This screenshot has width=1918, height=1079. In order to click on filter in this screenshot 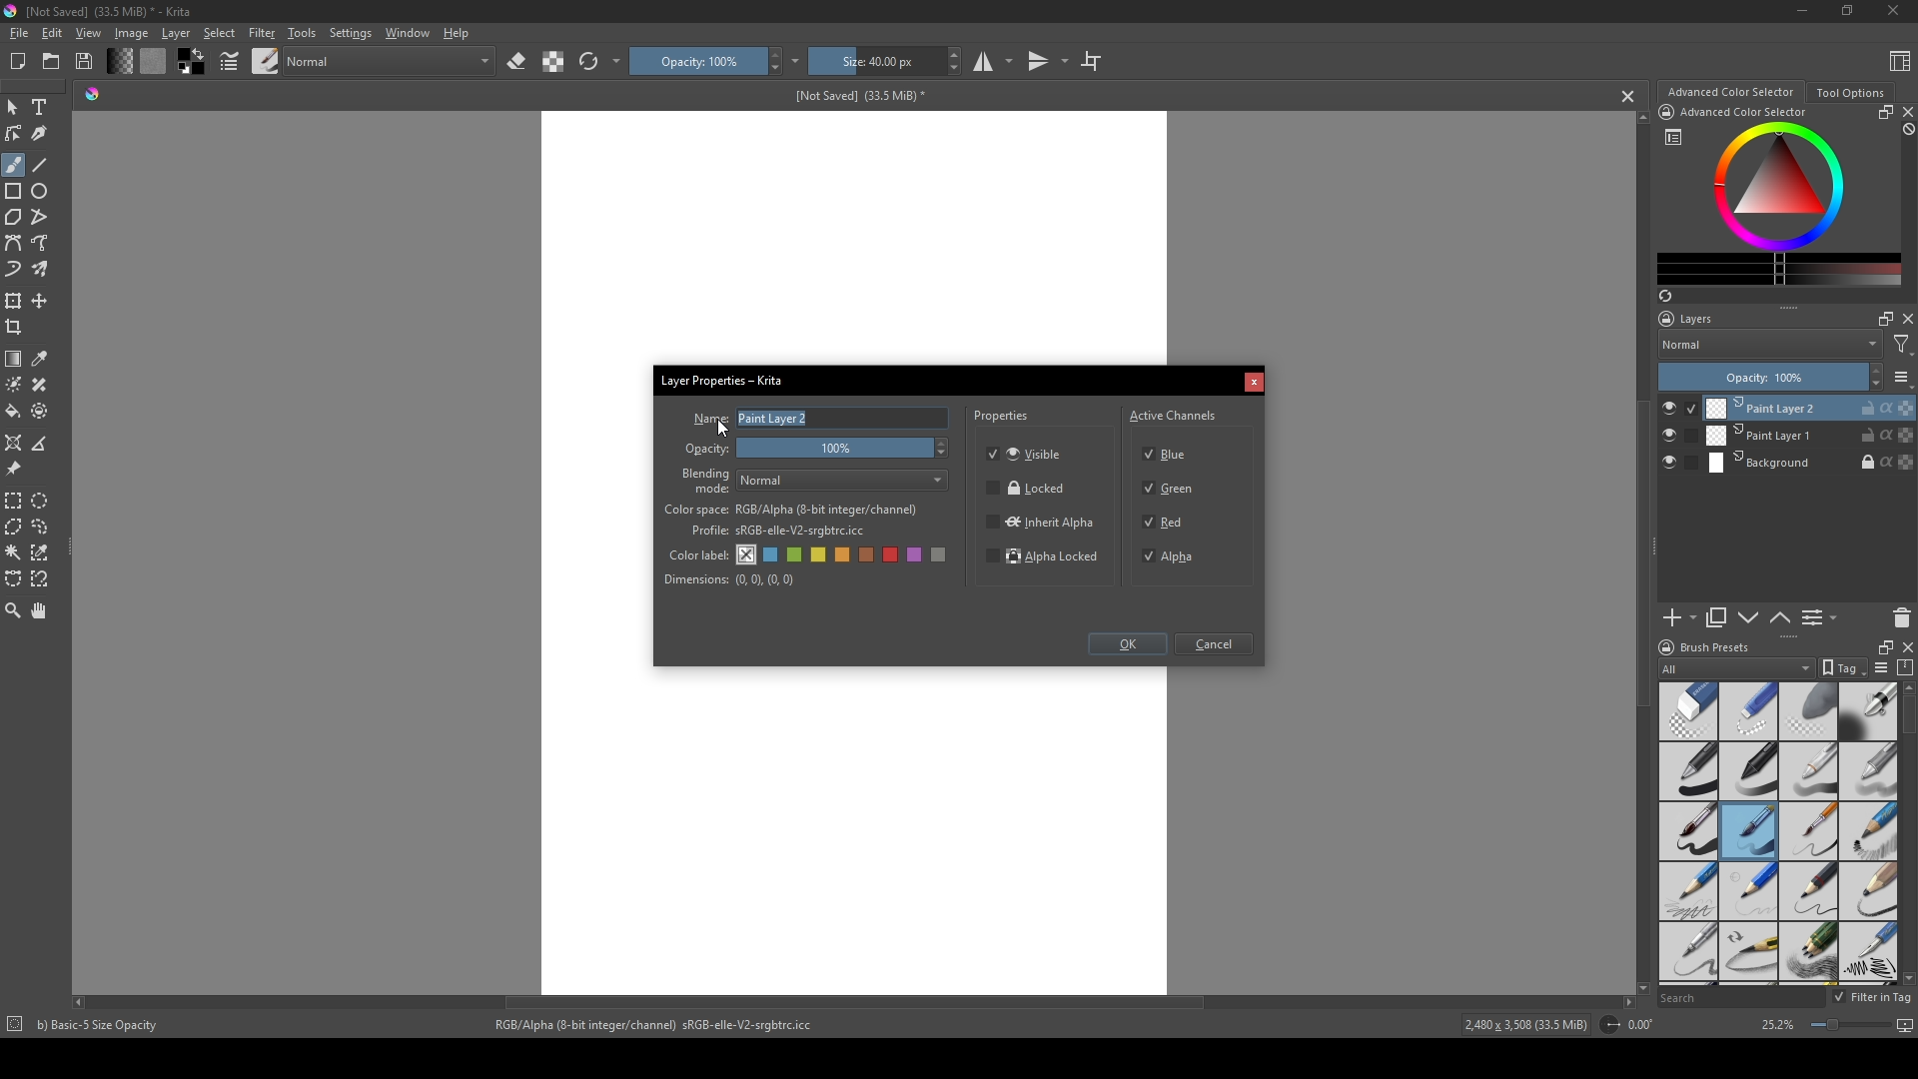, I will do `click(1902, 345)`.